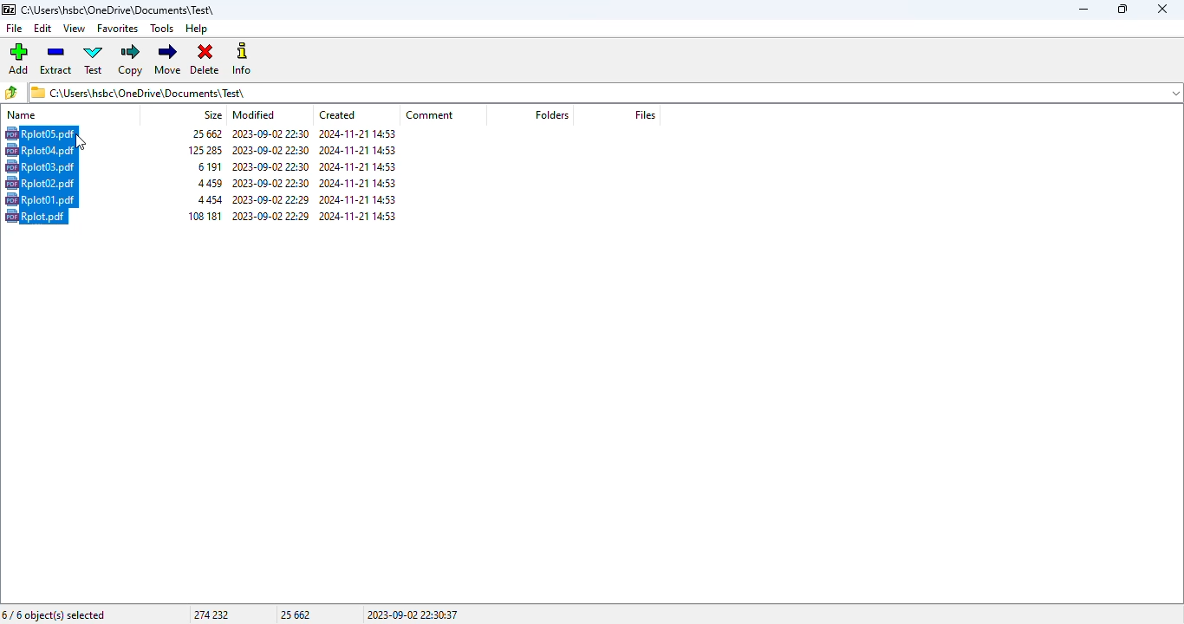 The image size is (1184, 624). Describe the element at coordinates (605, 92) in the screenshot. I see `current folder` at that location.